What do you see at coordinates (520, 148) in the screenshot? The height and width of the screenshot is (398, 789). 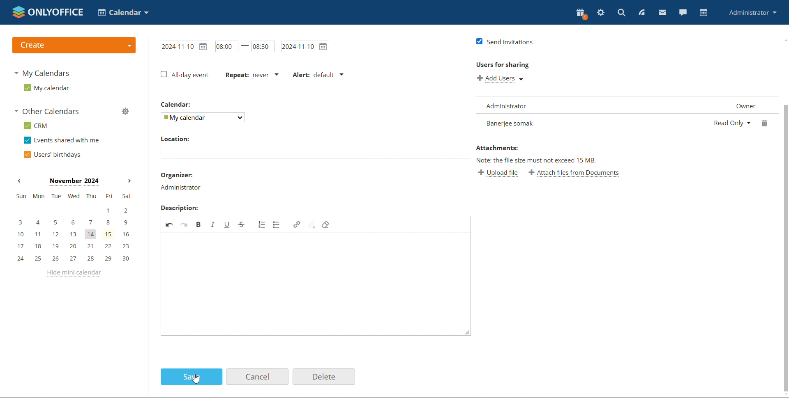 I see `attachment` at bounding box center [520, 148].